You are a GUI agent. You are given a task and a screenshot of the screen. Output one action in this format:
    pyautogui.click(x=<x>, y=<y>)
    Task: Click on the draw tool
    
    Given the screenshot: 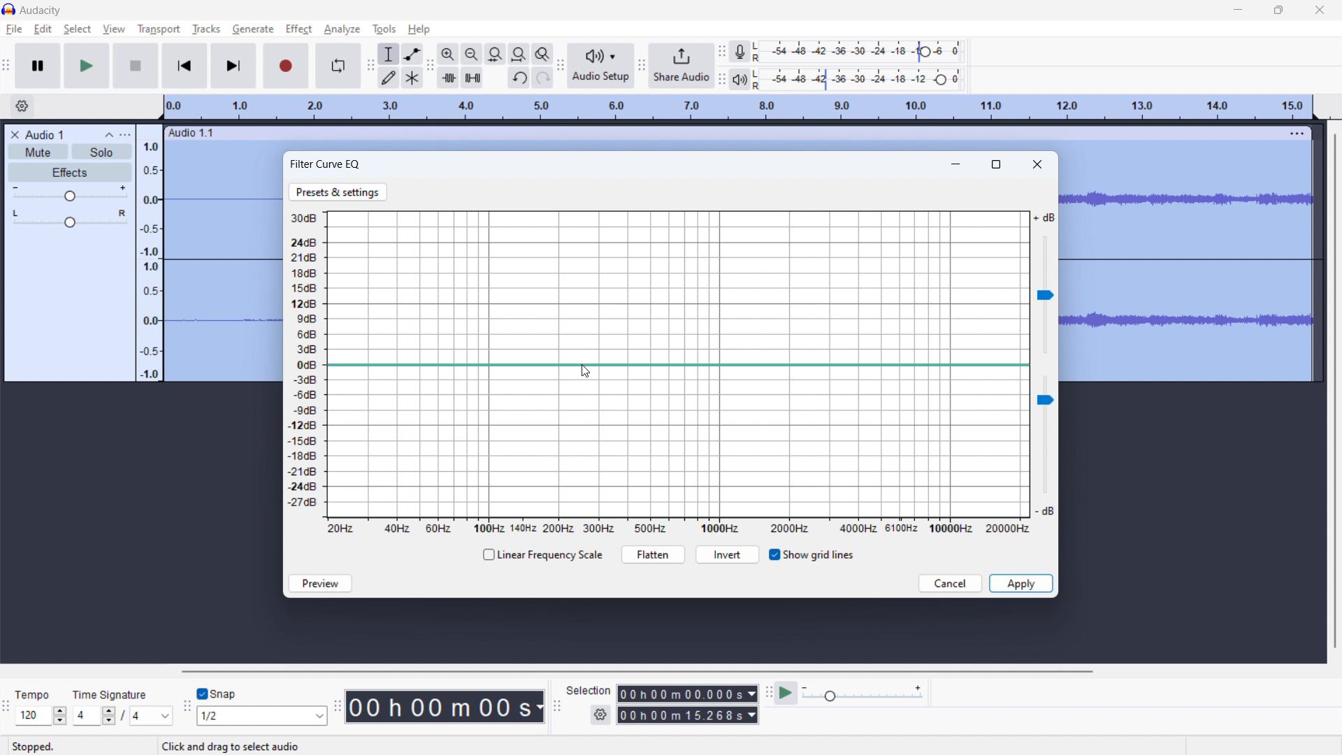 What is the action you would take?
    pyautogui.click(x=389, y=77)
    